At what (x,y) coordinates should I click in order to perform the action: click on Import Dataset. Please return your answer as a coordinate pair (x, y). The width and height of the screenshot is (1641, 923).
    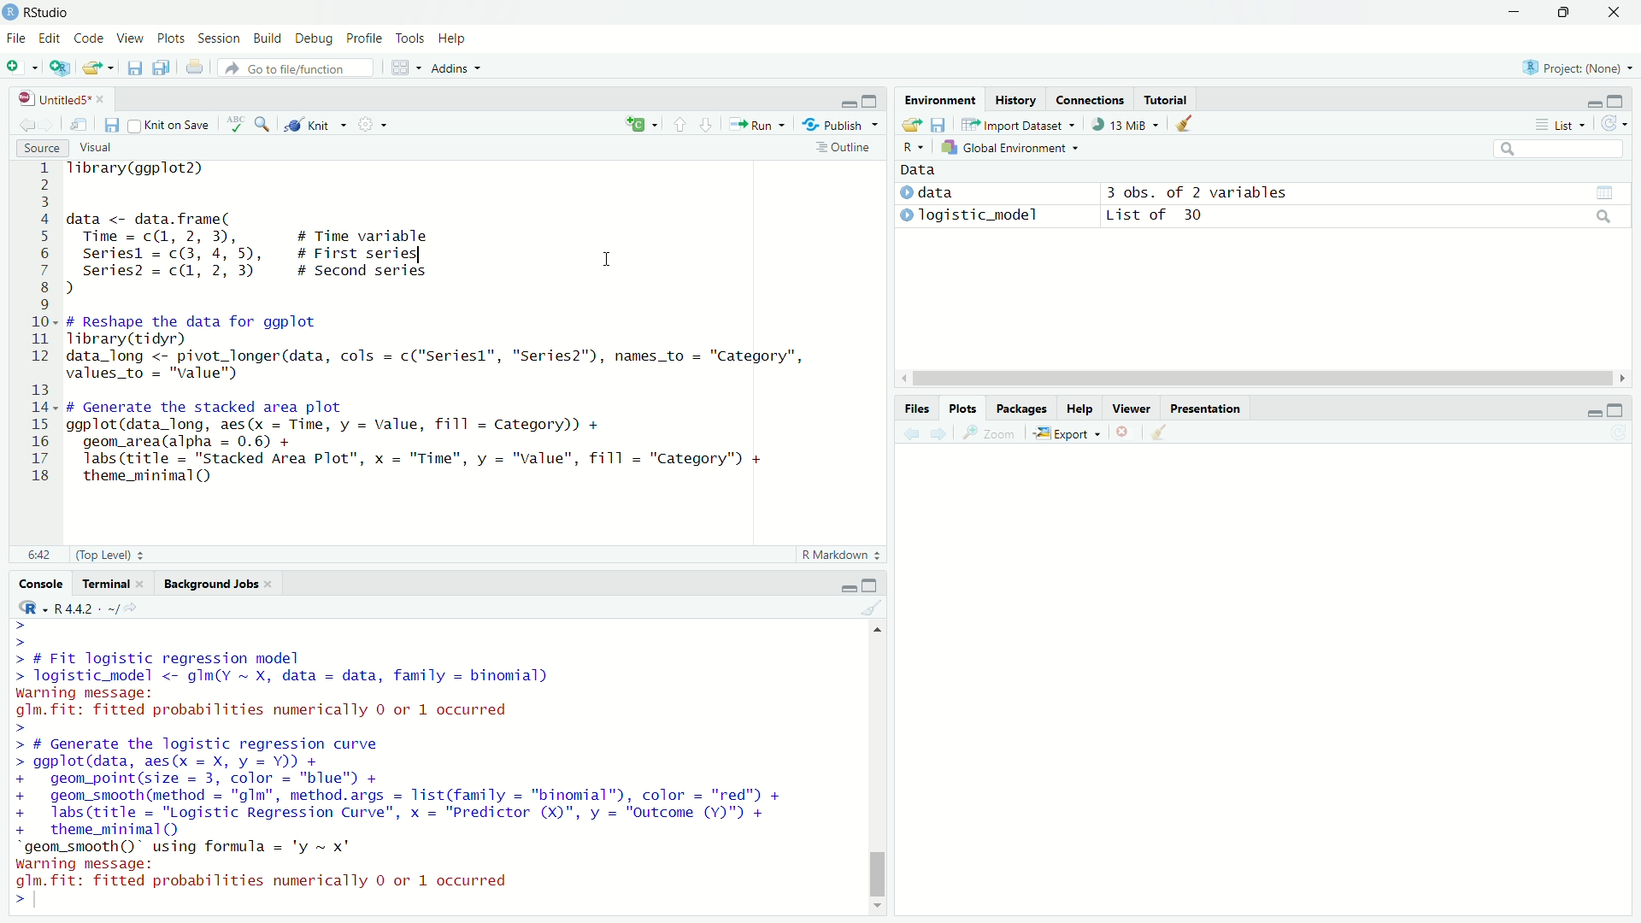
    Looking at the image, I should click on (1026, 127).